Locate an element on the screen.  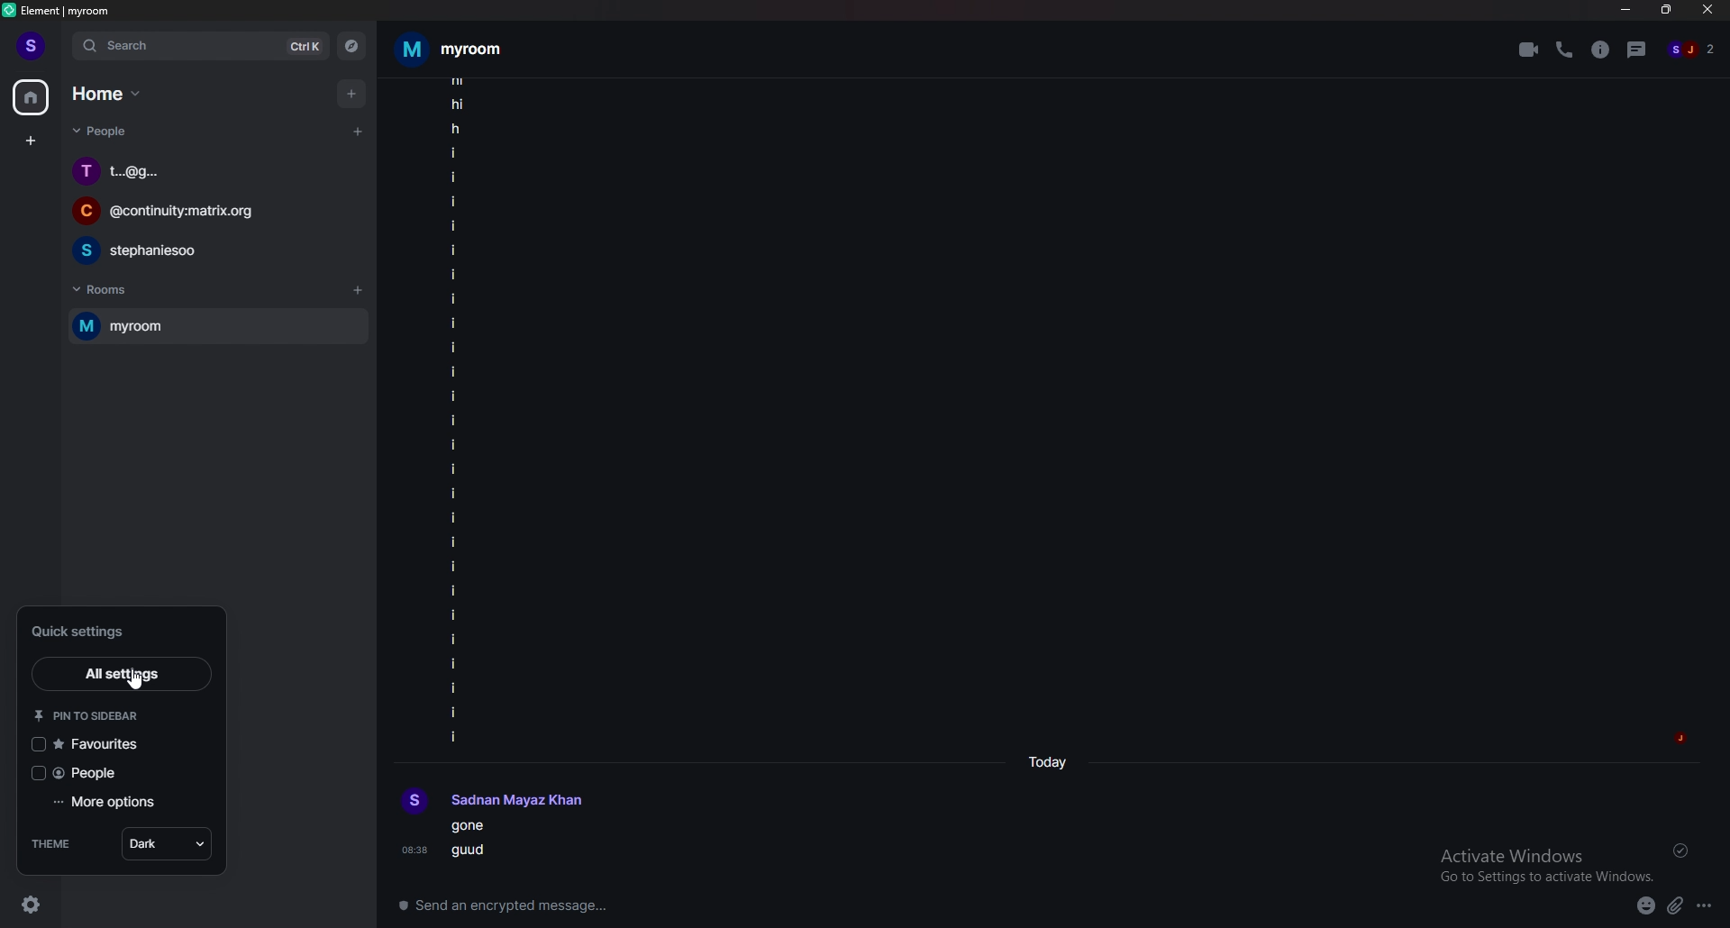
time is located at coordinates (1052, 763).